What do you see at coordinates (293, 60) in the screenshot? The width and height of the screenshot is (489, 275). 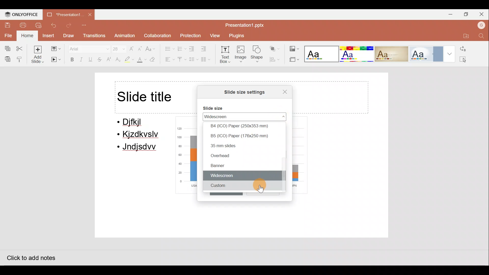 I see `Select slide size` at bounding box center [293, 60].